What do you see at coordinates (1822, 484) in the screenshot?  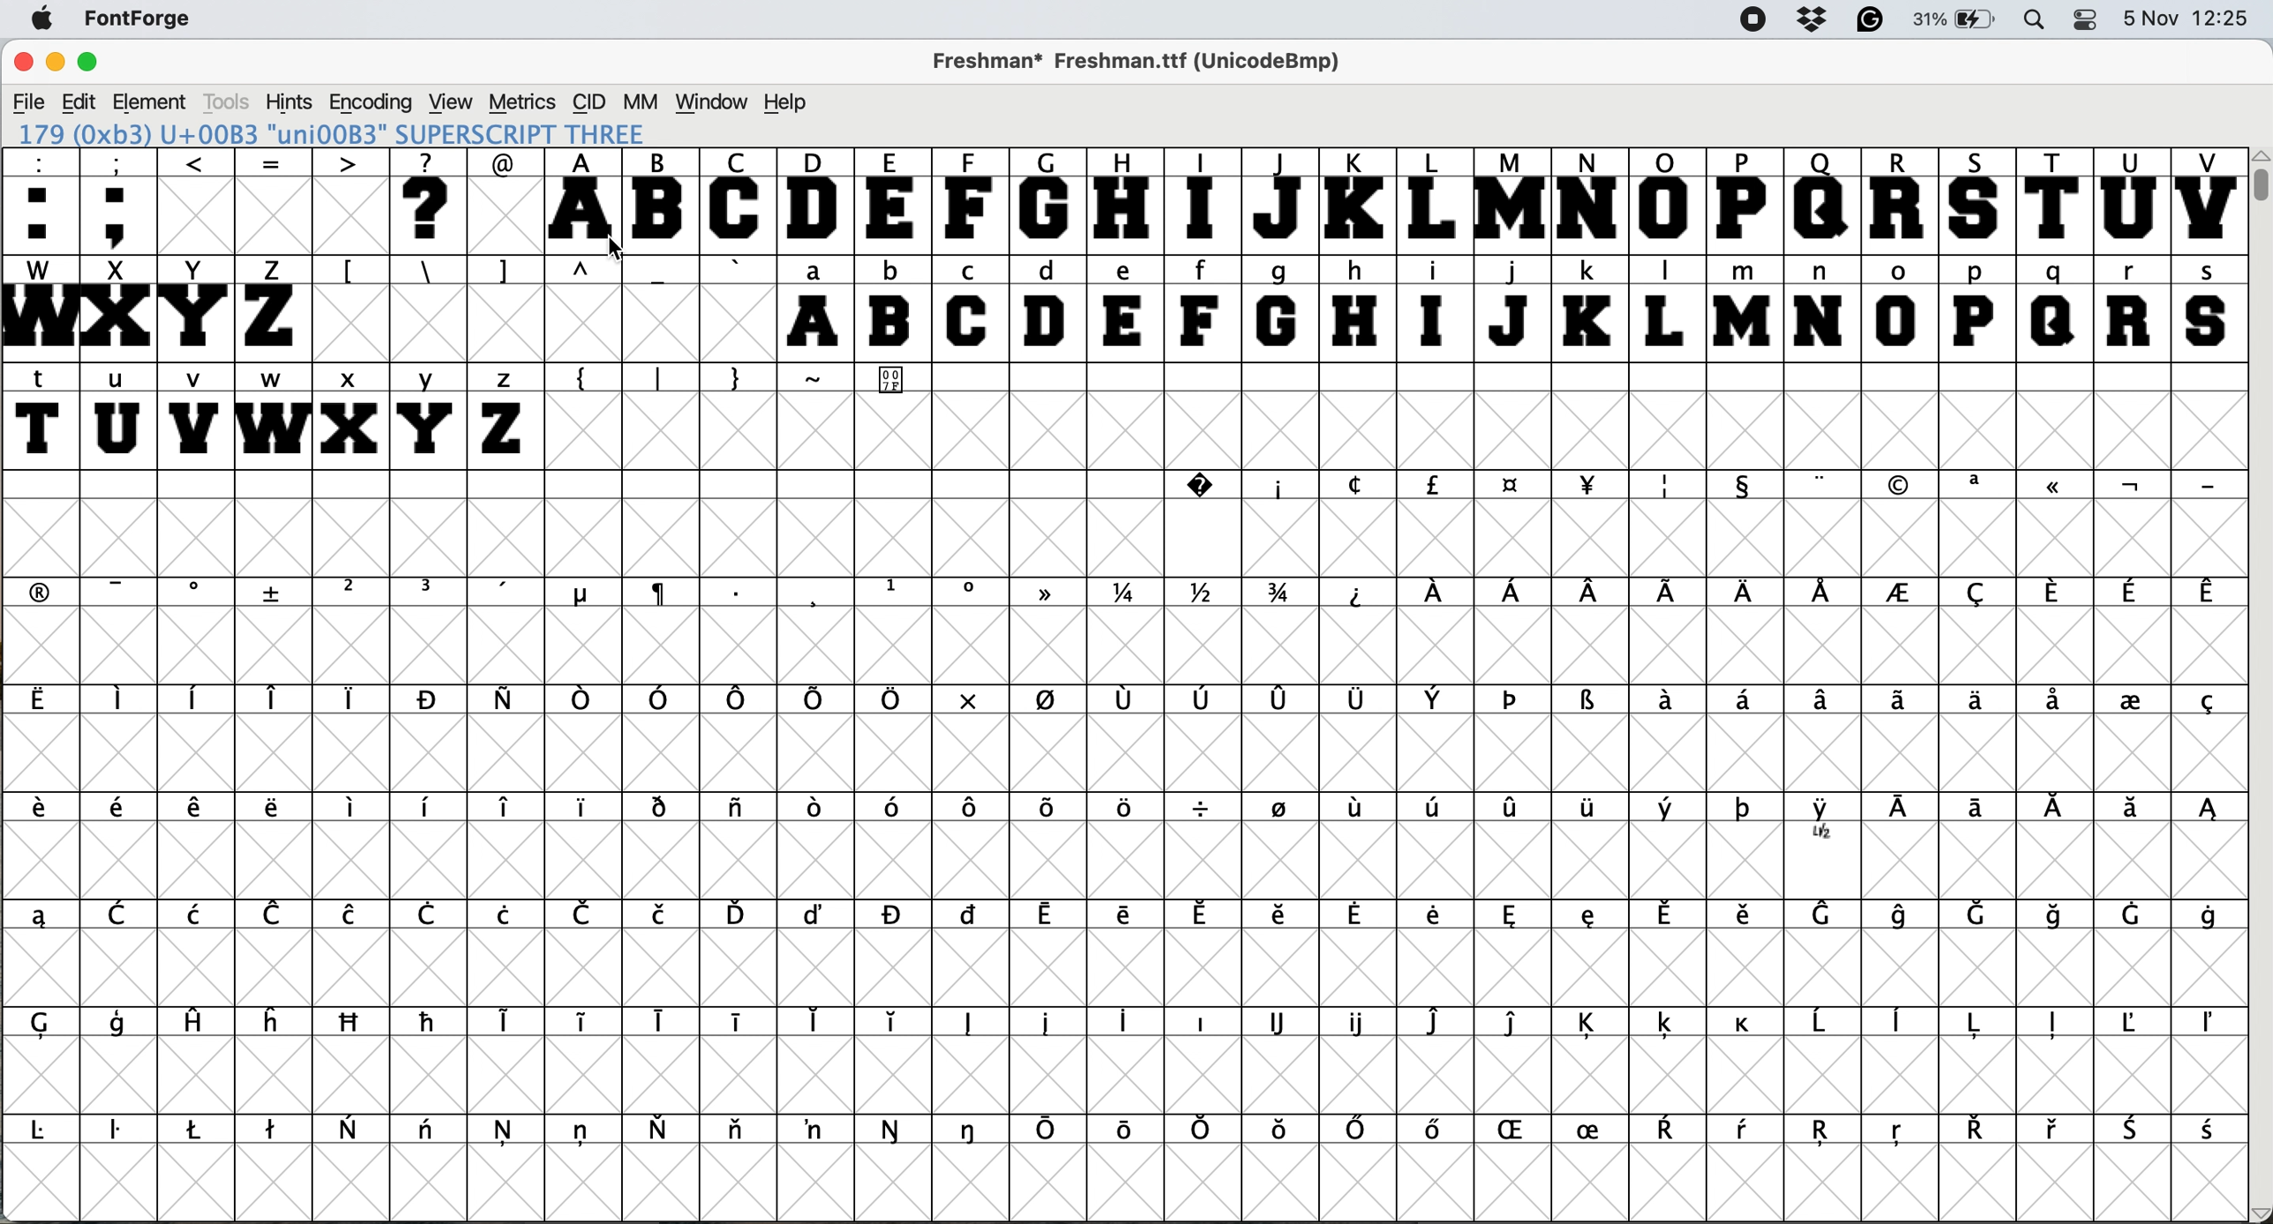 I see `symbol` at bounding box center [1822, 484].